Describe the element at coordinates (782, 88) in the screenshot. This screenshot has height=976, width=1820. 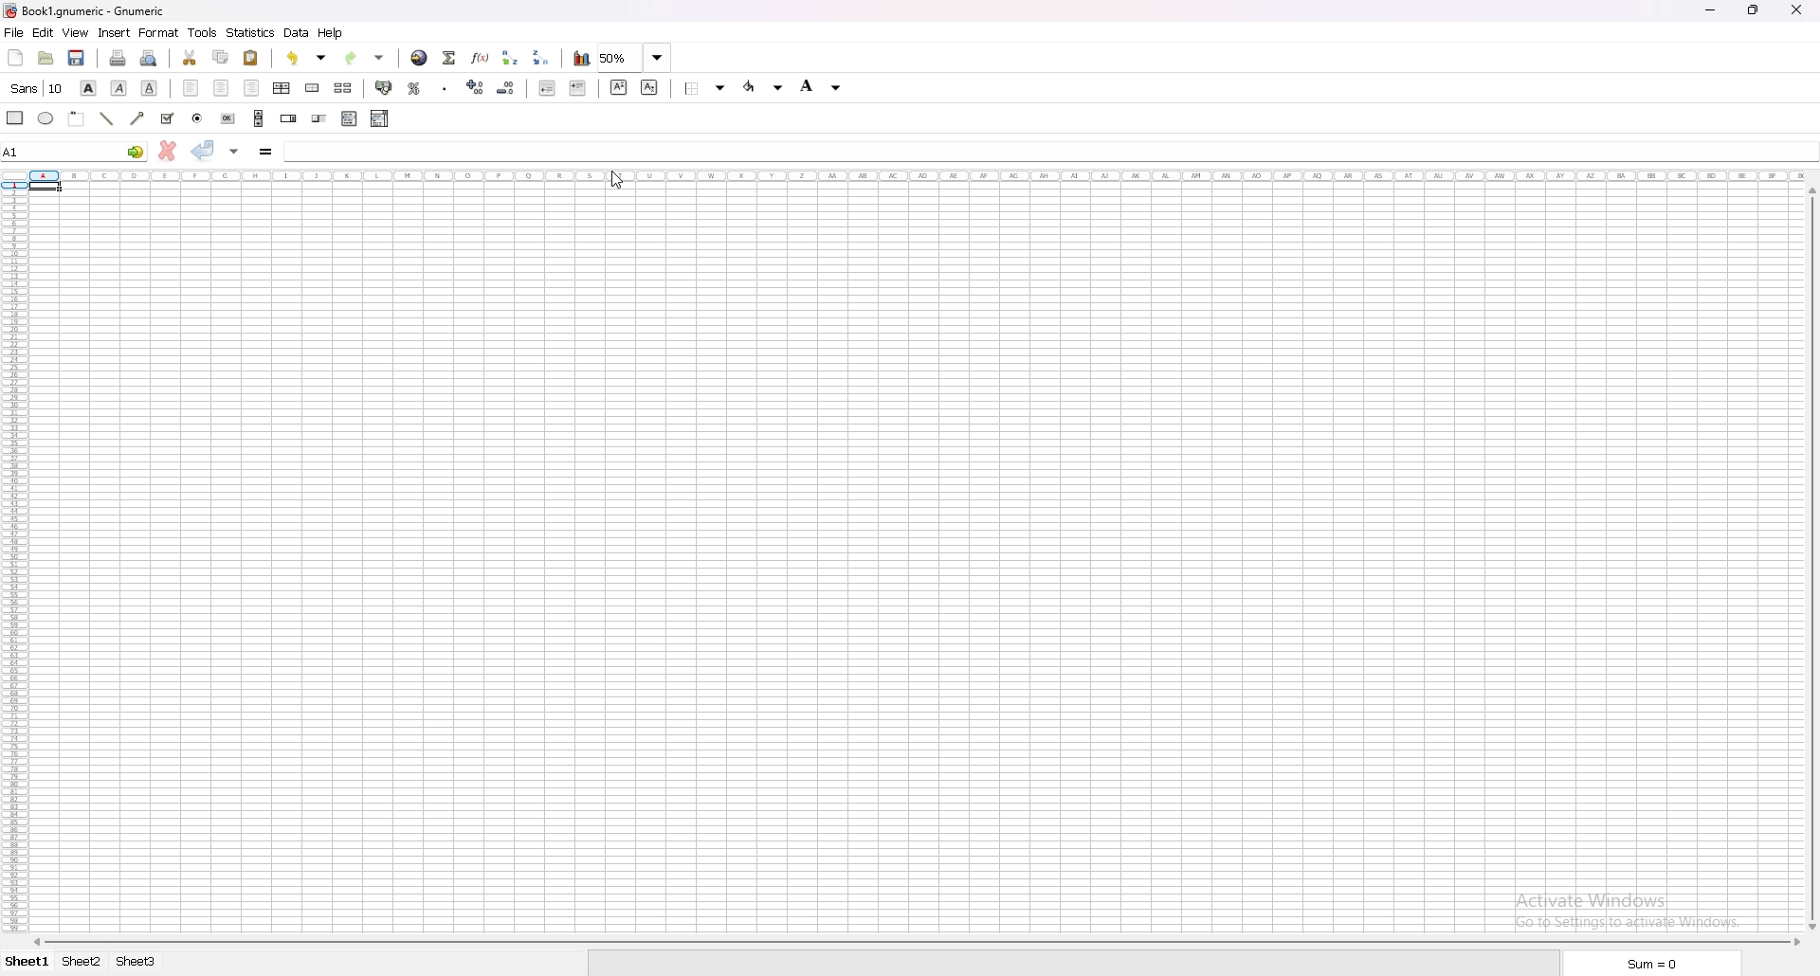
I see `Drop down` at that location.